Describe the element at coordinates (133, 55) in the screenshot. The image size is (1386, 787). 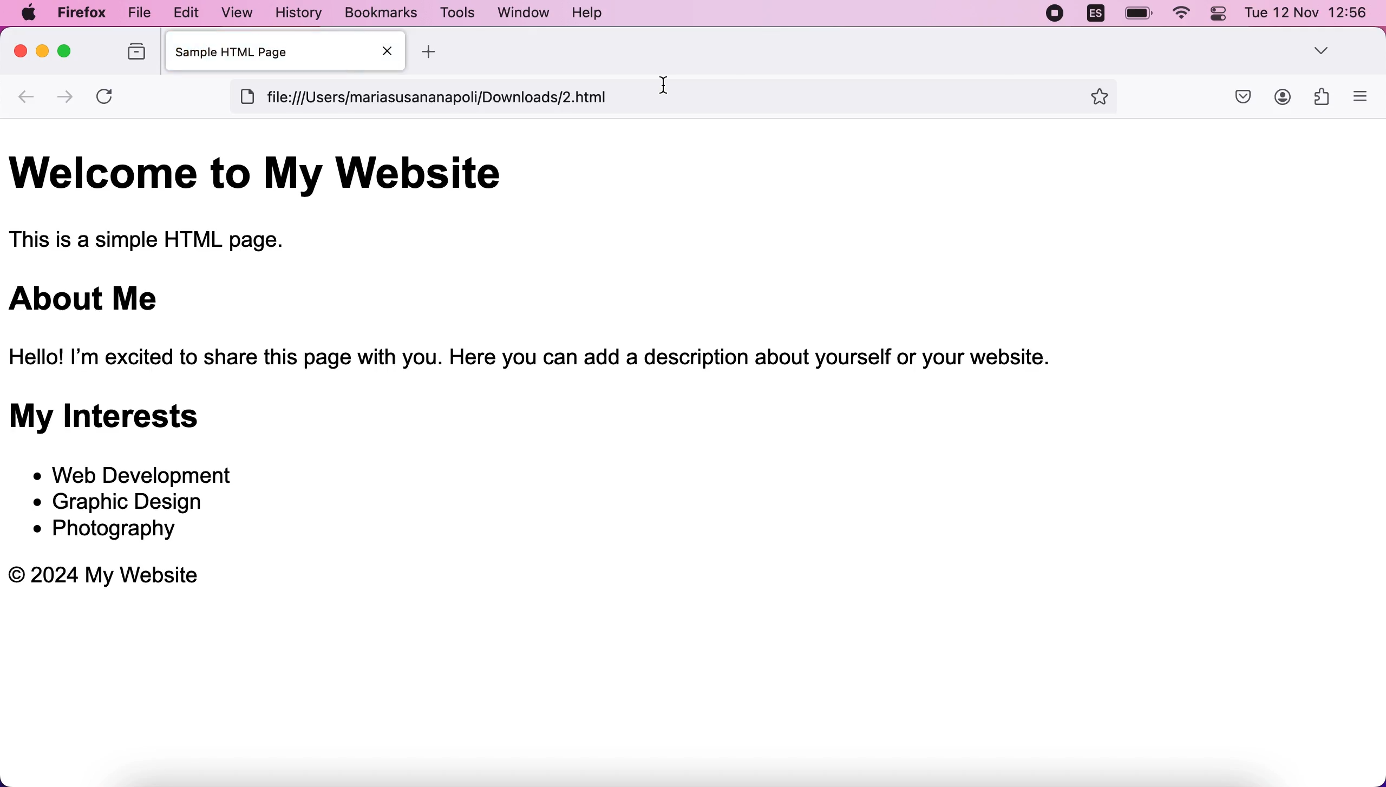
I see `view recent browsing` at that location.